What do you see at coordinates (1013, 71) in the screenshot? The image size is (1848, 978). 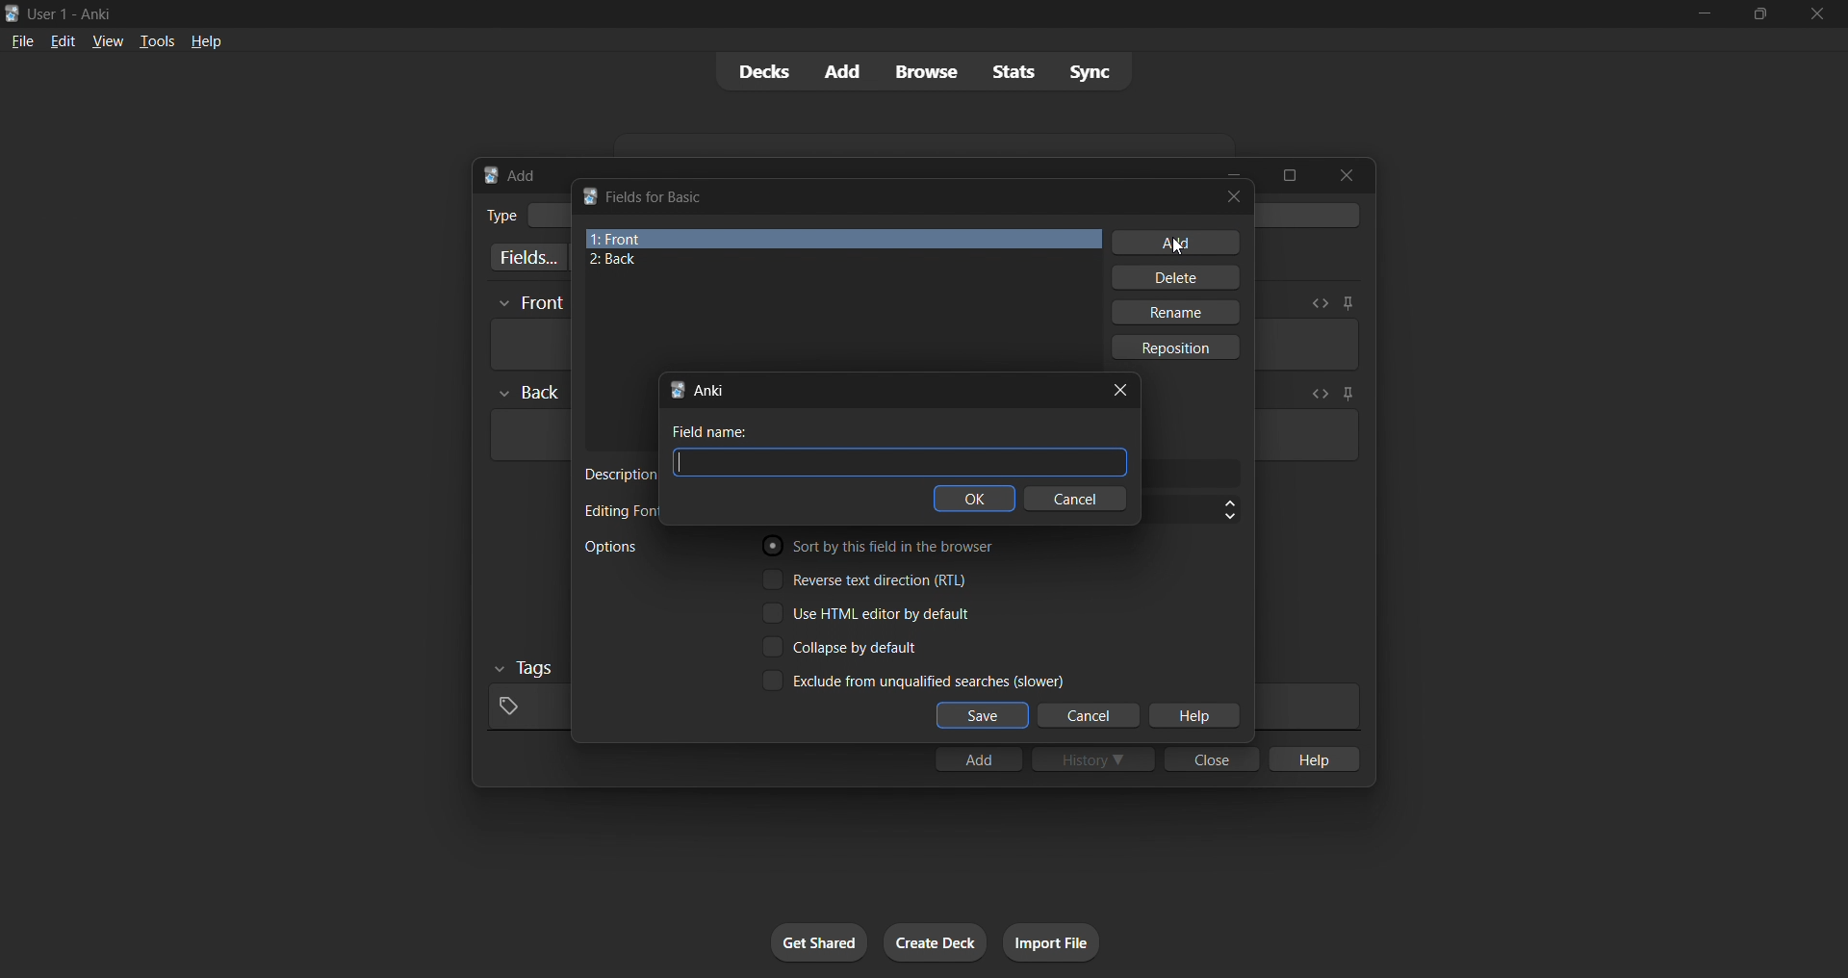 I see `stats` at bounding box center [1013, 71].